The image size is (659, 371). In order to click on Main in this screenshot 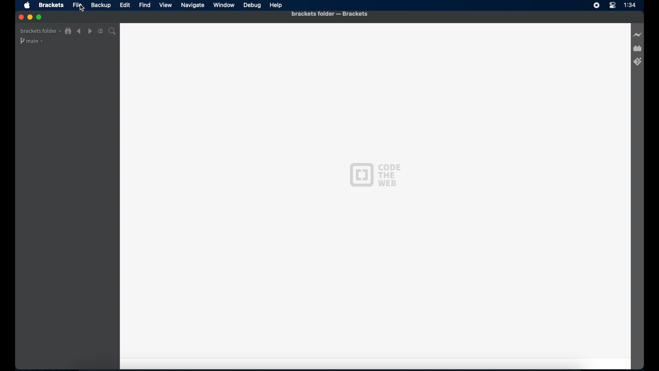, I will do `click(32, 41)`.